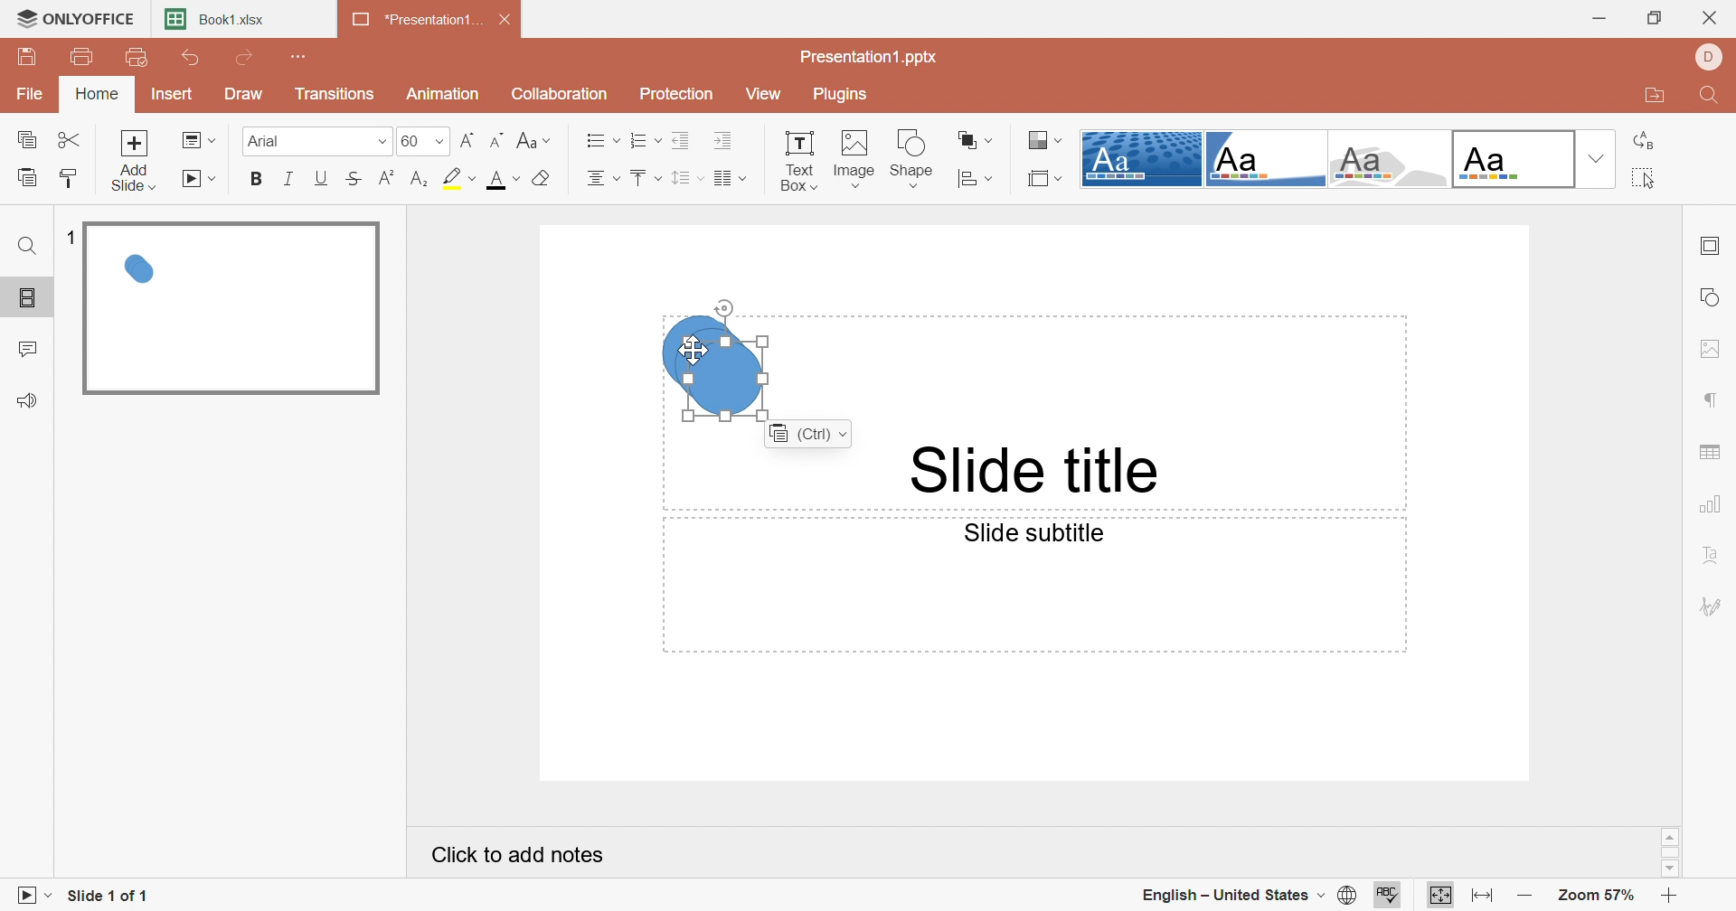  Describe the element at coordinates (1268, 157) in the screenshot. I see `Corner` at that location.